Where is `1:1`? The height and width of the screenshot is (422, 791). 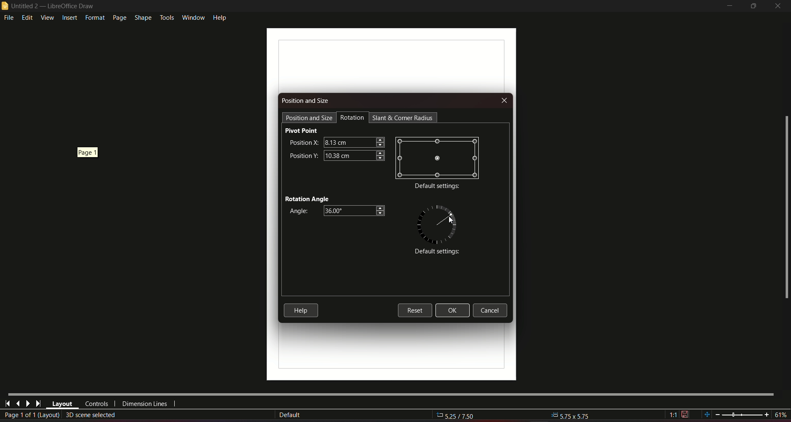 1:1 is located at coordinates (679, 415).